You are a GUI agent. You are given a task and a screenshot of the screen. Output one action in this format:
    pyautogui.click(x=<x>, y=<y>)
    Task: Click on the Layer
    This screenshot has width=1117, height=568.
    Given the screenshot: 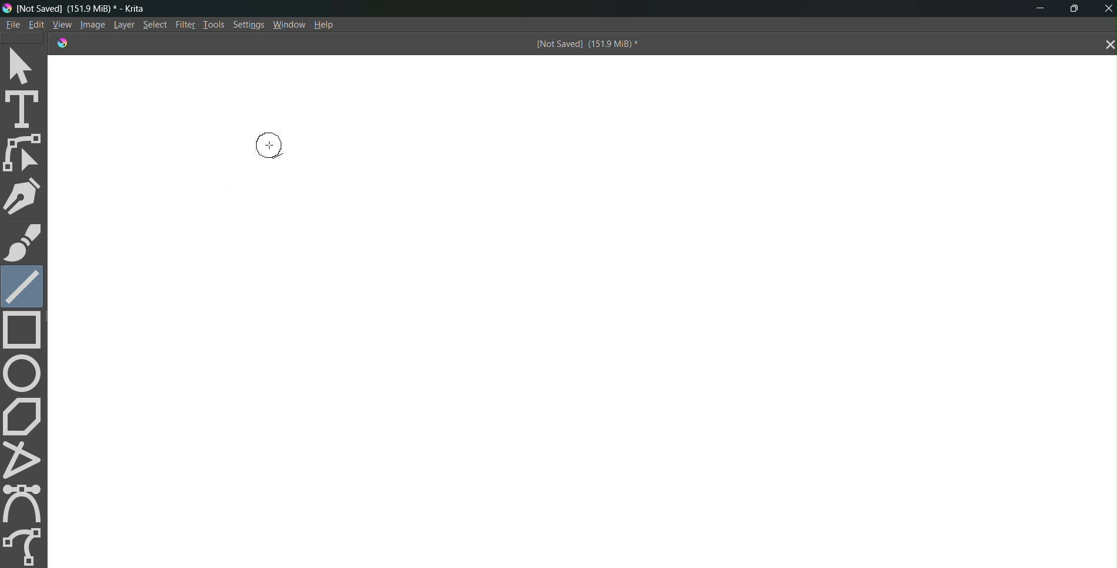 What is the action you would take?
    pyautogui.click(x=122, y=25)
    